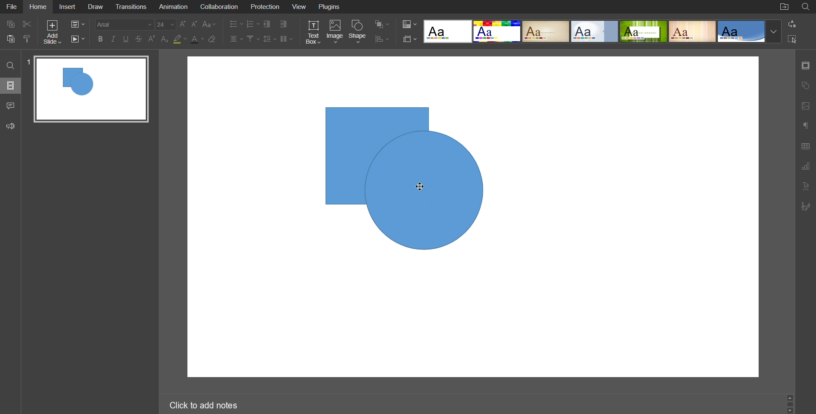 This screenshot has width=816, height=414. What do you see at coordinates (139, 39) in the screenshot?
I see `Strikethrough` at bounding box center [139, 39].